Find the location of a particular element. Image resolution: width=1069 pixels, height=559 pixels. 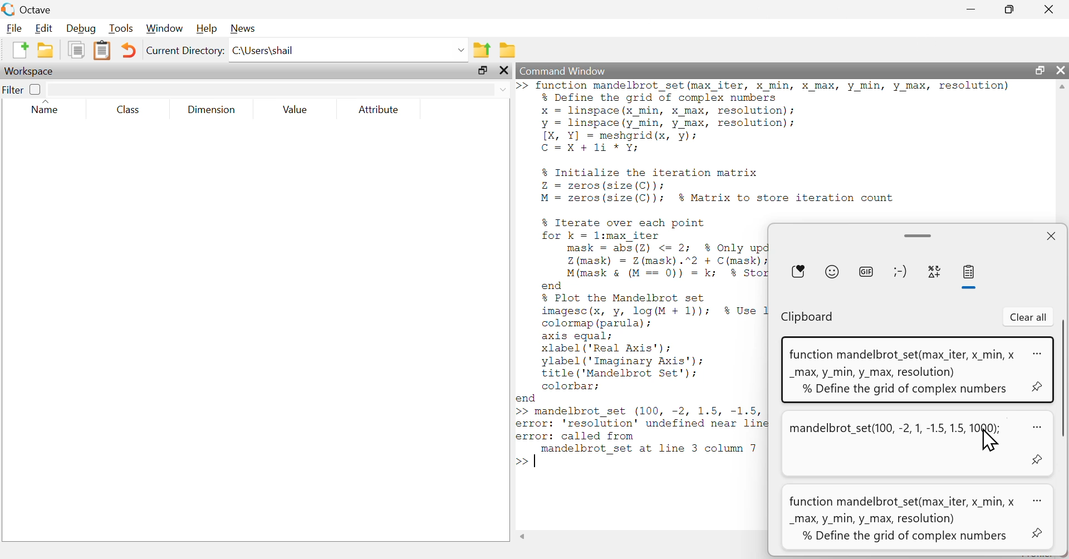

paste is located at coordinates (103, 50).